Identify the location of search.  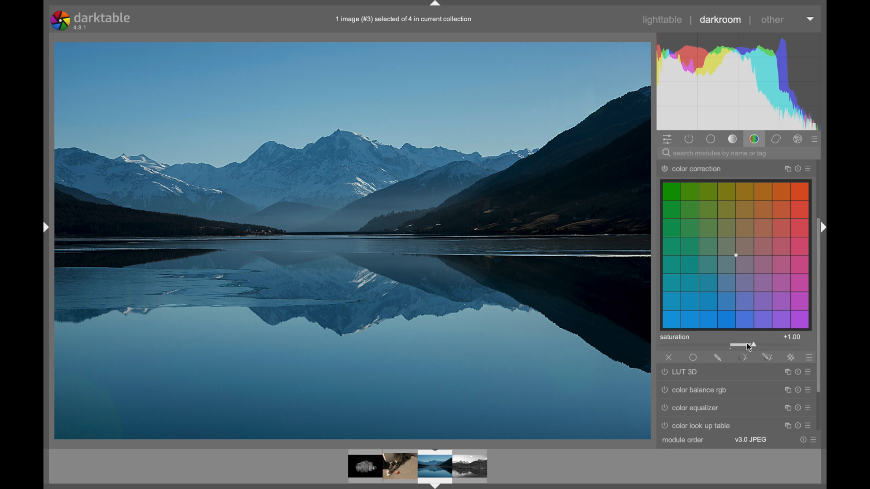
(716, 153).